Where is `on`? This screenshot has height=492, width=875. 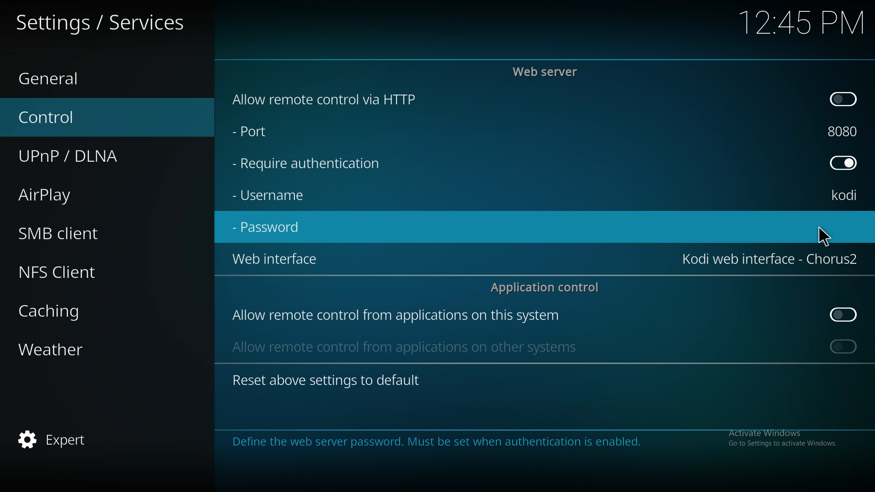
on is located at coordinates (844, 346).